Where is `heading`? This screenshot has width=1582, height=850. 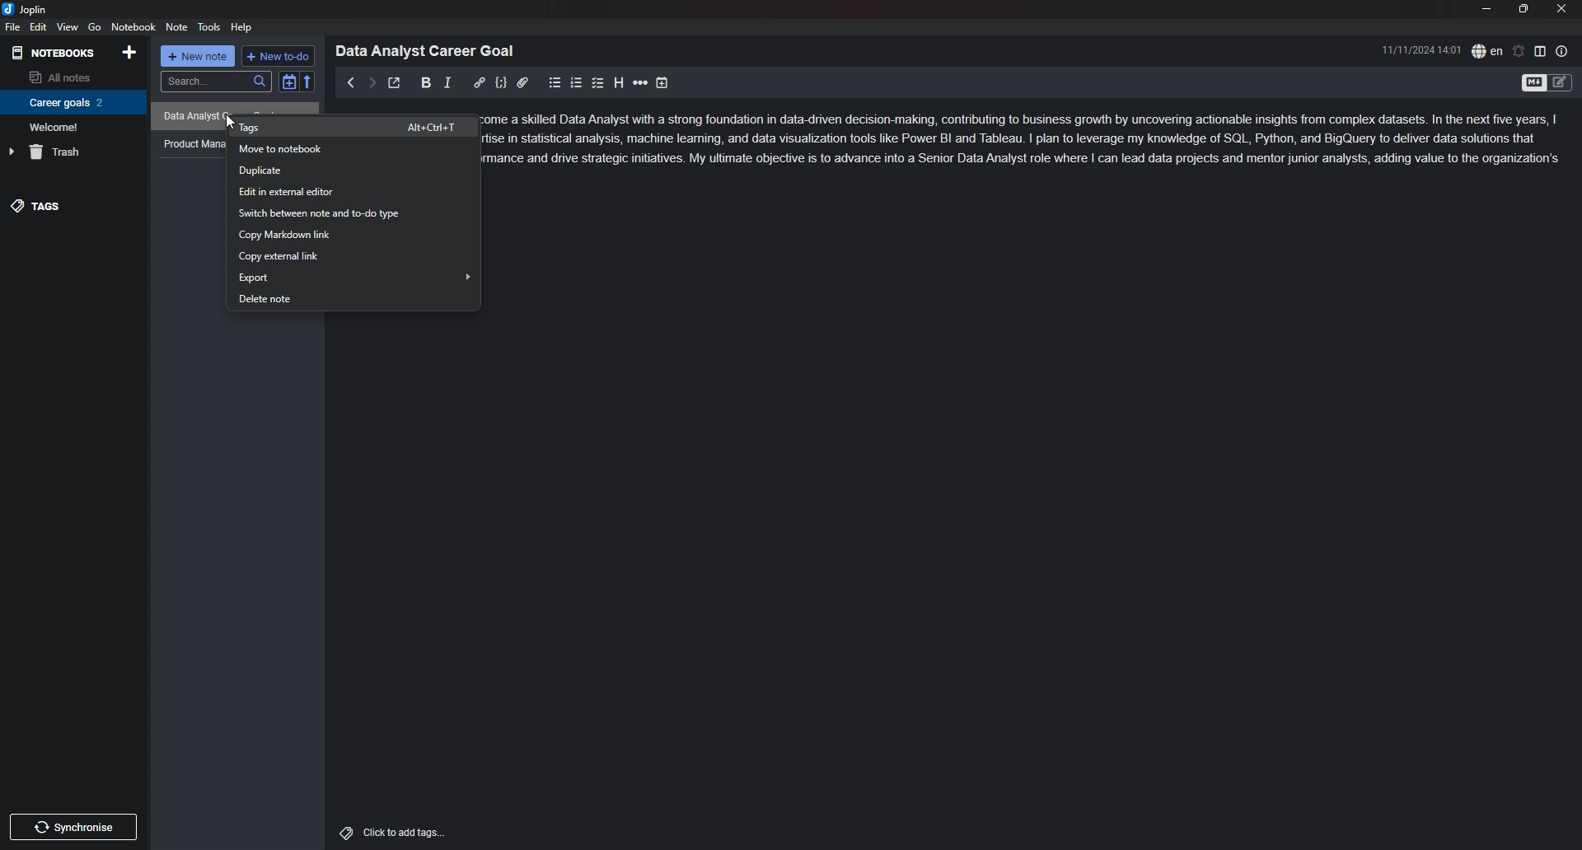 heading is located at coordinates (619, 83).